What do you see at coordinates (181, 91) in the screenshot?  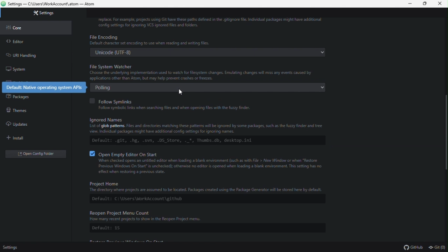 I see `cursor` at bounding box center [181, 91].